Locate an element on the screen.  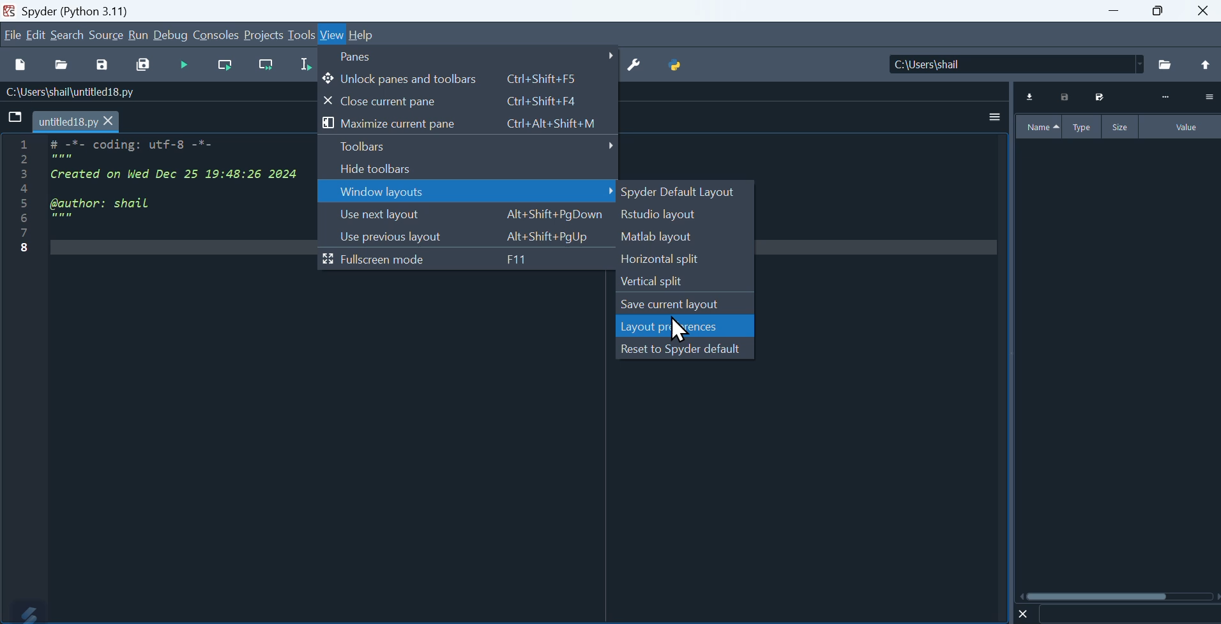
Close is located at coordinates (1204, 11).